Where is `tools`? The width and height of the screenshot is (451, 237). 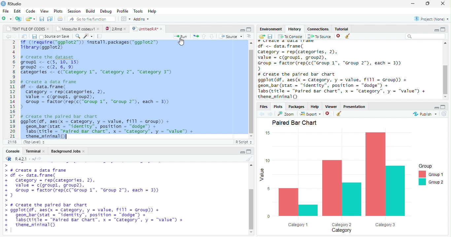
tools is located at coordinates (137, 11).